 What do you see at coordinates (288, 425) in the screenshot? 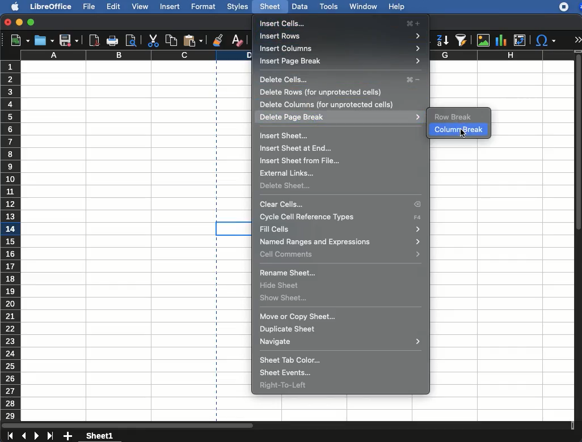
I see `scroll` at bounding box center [288, 425].